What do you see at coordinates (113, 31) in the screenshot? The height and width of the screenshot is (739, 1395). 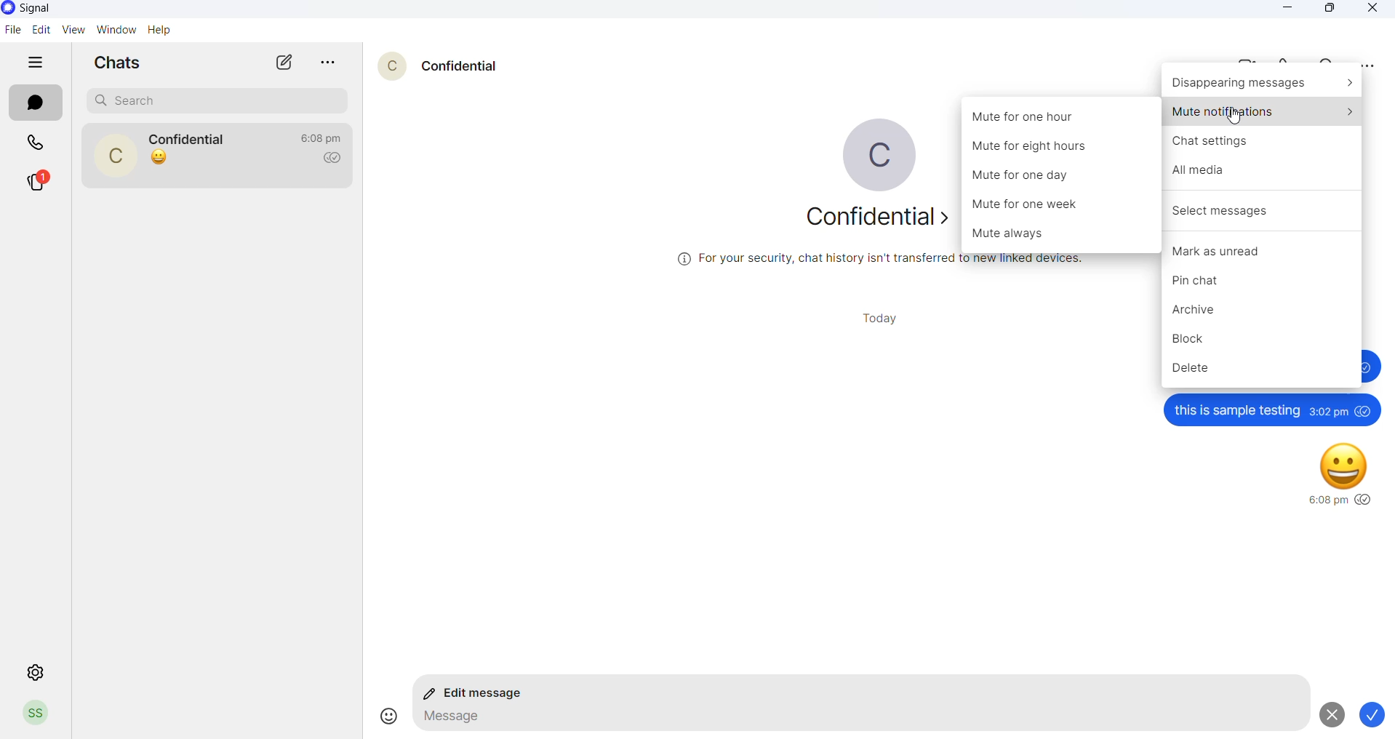 I see `window` at bounding box center [113, 31].